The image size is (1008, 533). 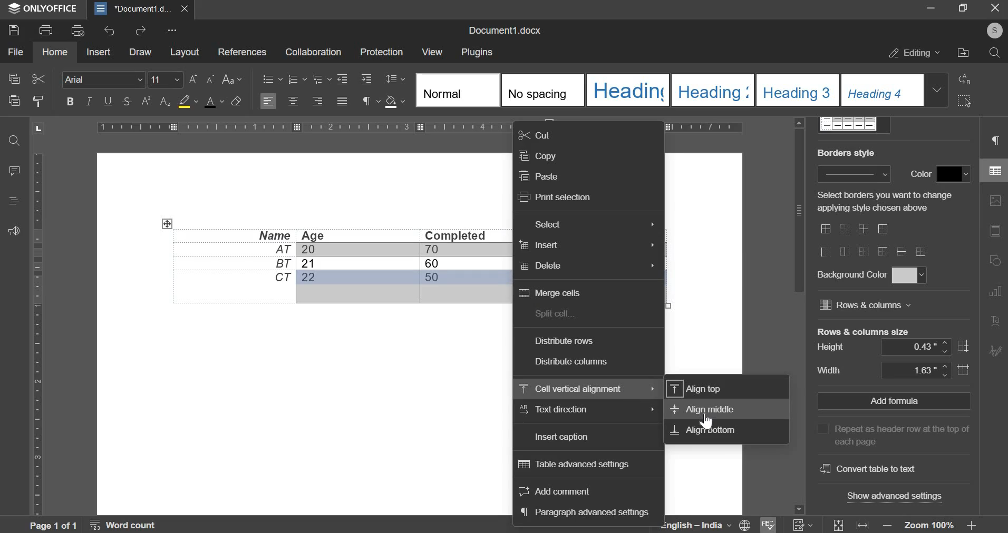 What do you see at coordinates (15, 200) in the screenshot?
I see `headings` at bounding box center [15, 200].